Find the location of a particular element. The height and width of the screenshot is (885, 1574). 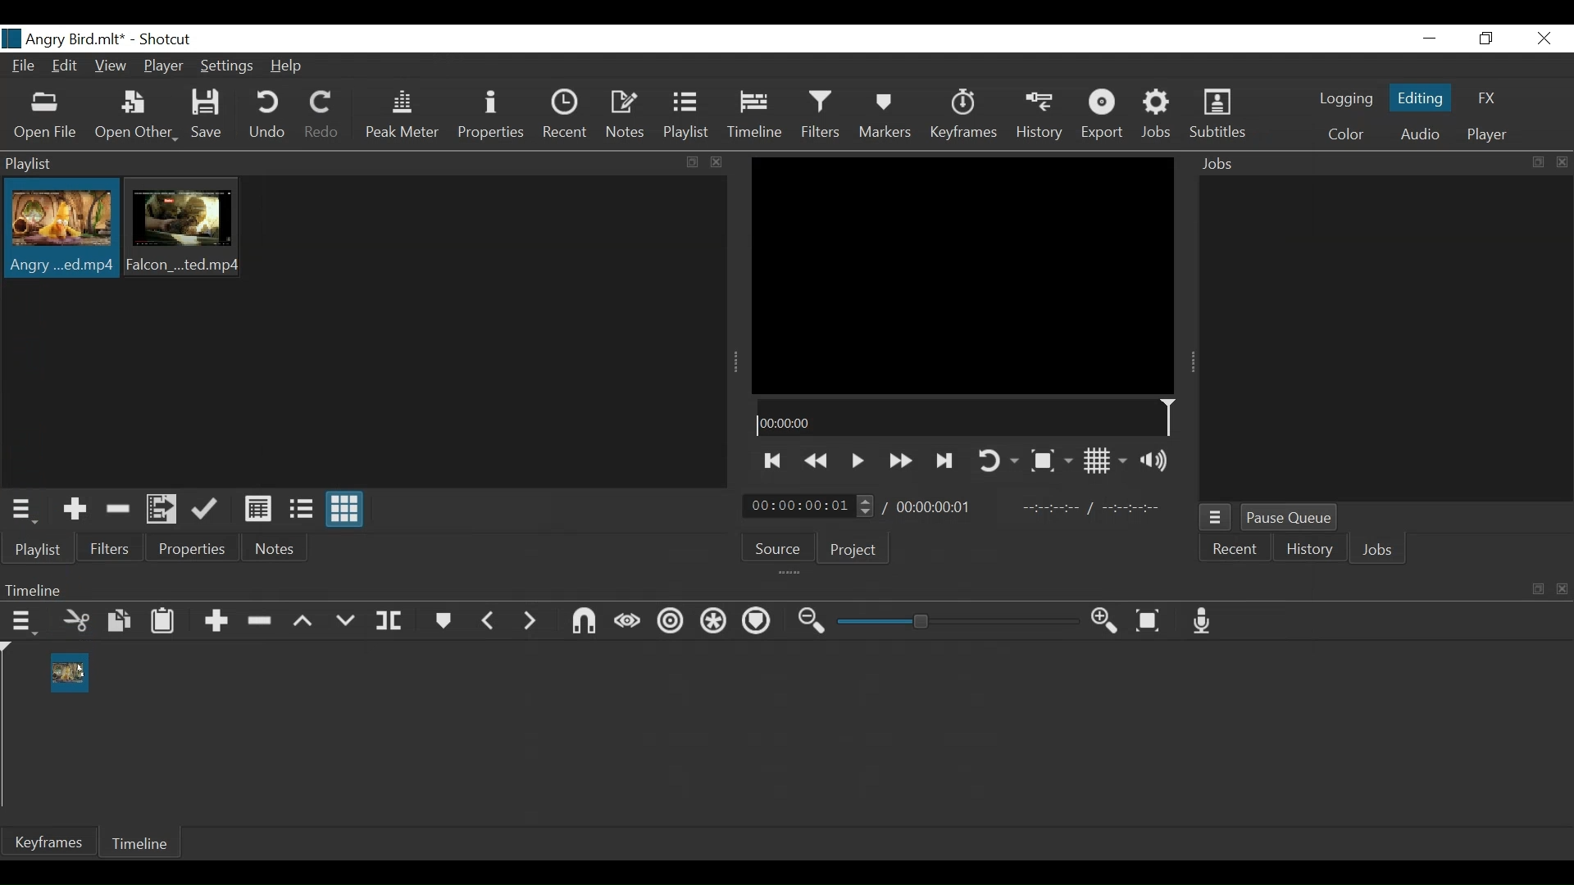

Player is located at coordinates (164, 66).